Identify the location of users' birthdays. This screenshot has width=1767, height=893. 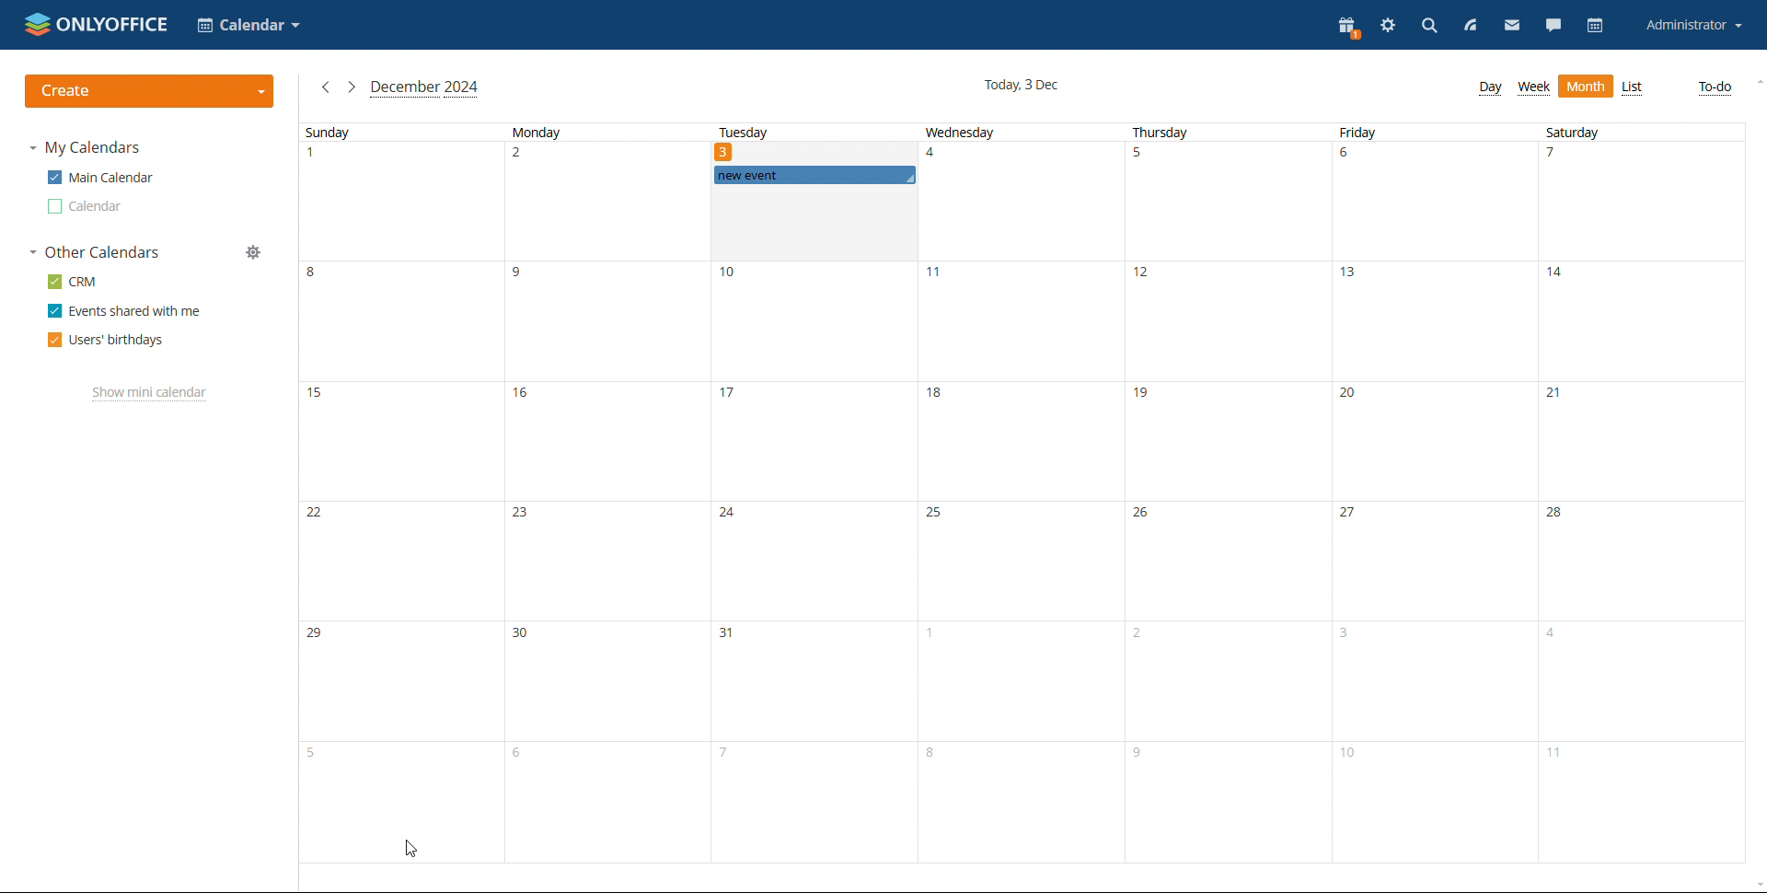
(107, 340).